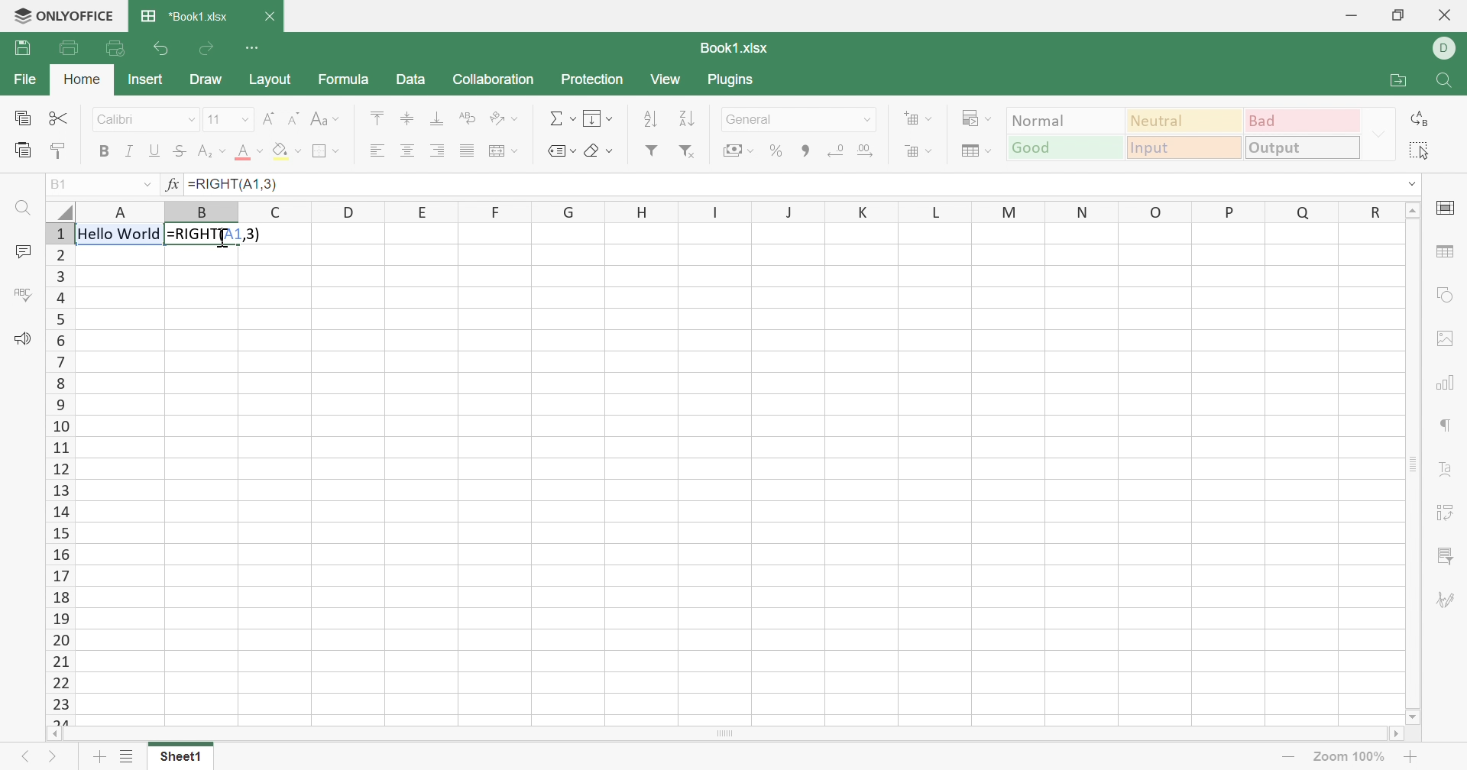  I want to click on Font, so click(147, 119).